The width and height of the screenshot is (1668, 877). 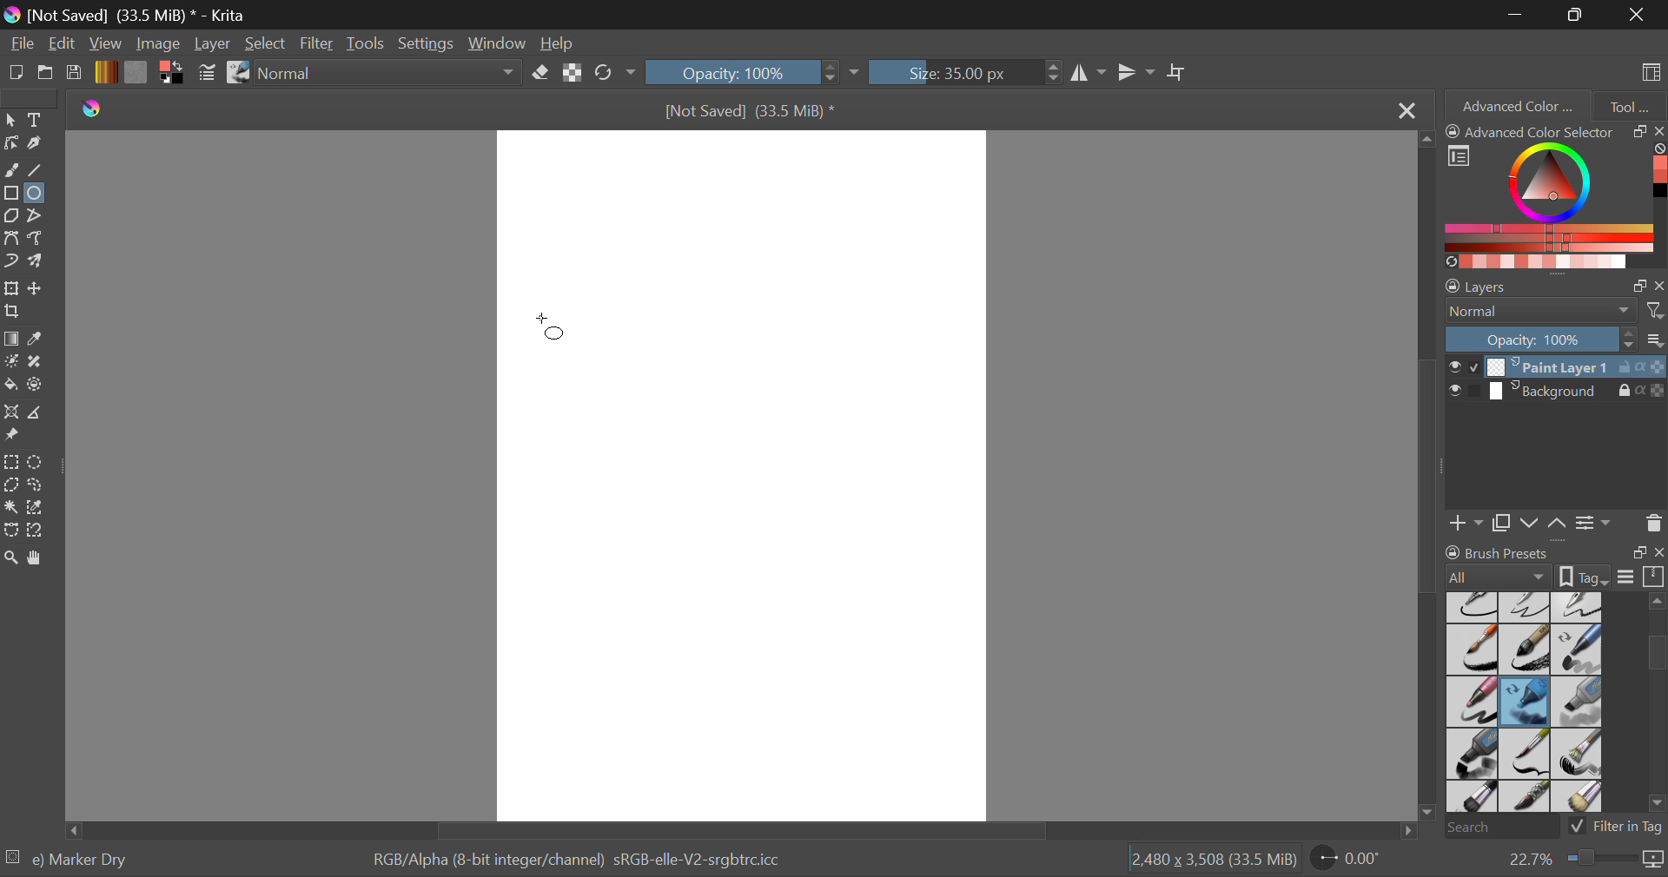 What do you see at coordinates (36, 462) in the screenshot?
I see `Elliptical Selection Tool` at bounding box center [36, 462].